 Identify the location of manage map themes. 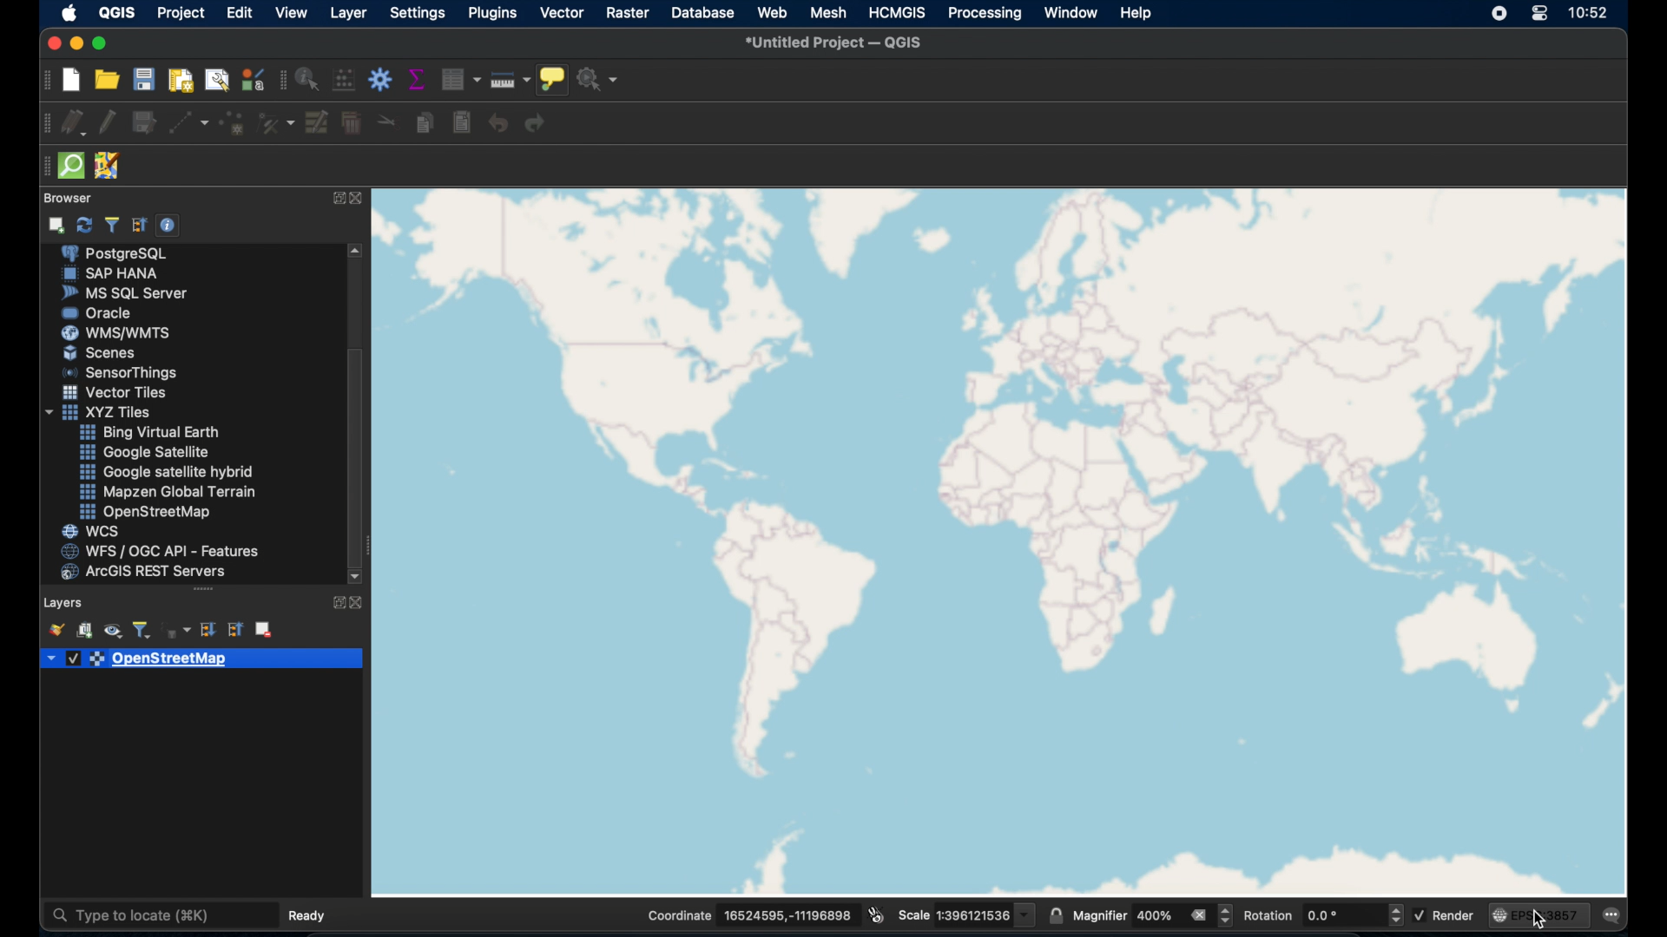
(112, 630).